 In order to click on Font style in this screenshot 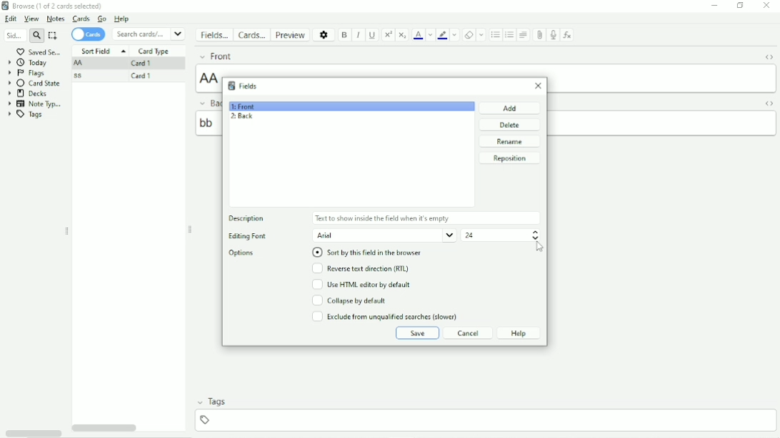, I will do `click(384, 235)`.